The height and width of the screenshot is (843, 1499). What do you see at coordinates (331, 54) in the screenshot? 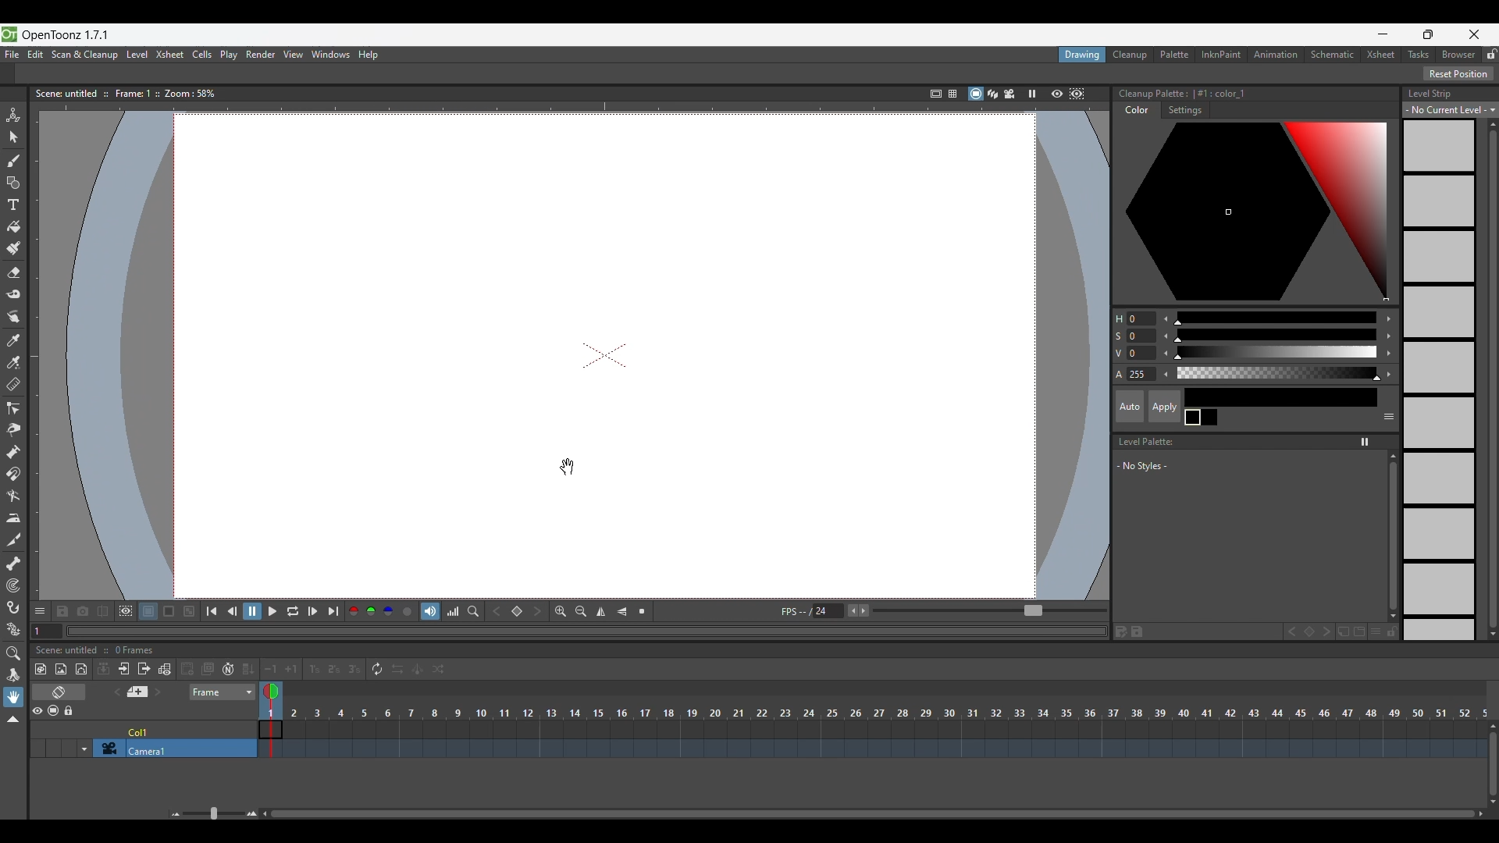
I see `Windows` at bounding box center [331, 54].